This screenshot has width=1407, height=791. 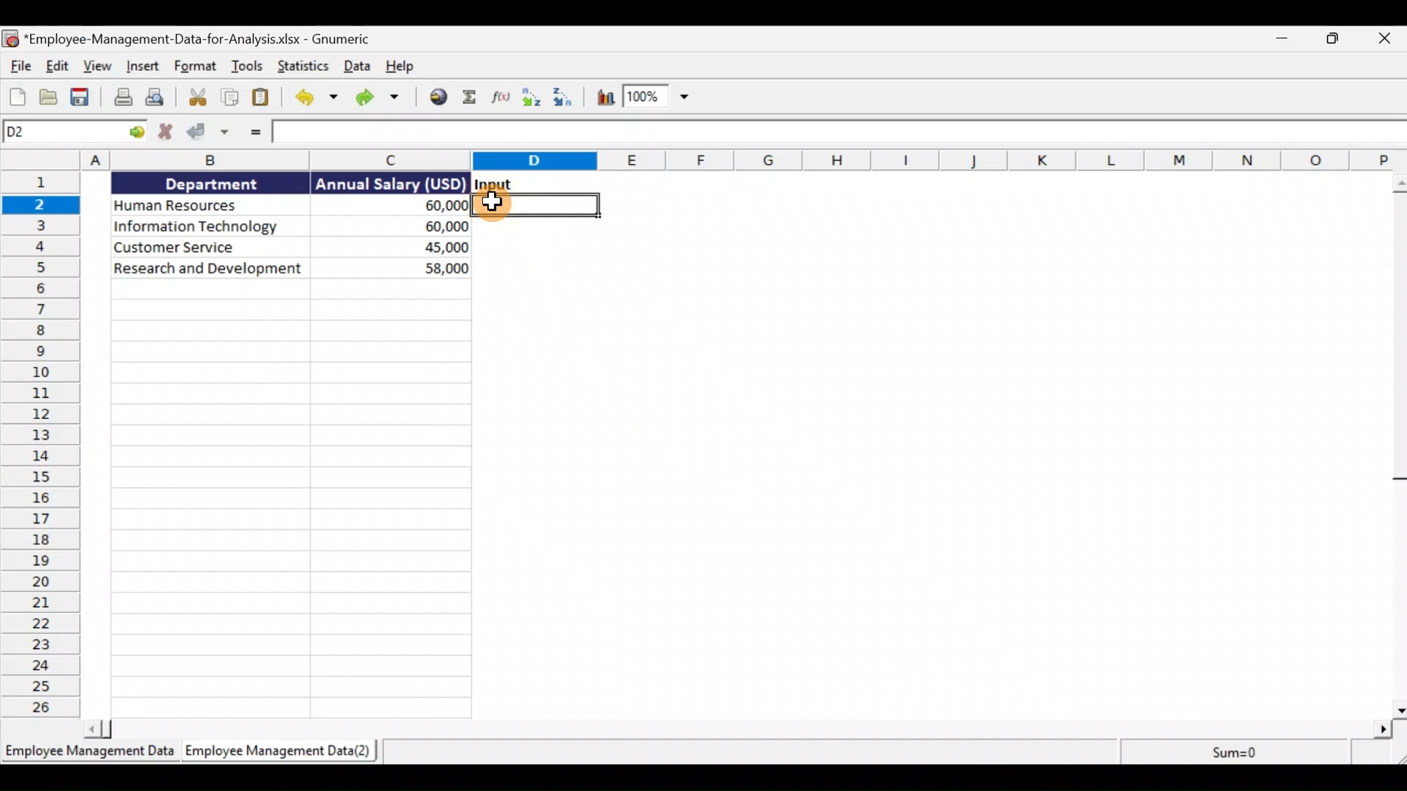 I want to click on scroll bar, so click(x=1397, y=445).